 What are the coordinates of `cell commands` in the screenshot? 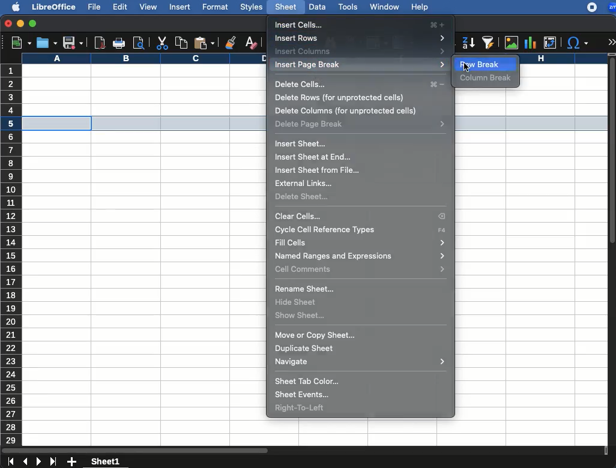 It's located at (361, 270).